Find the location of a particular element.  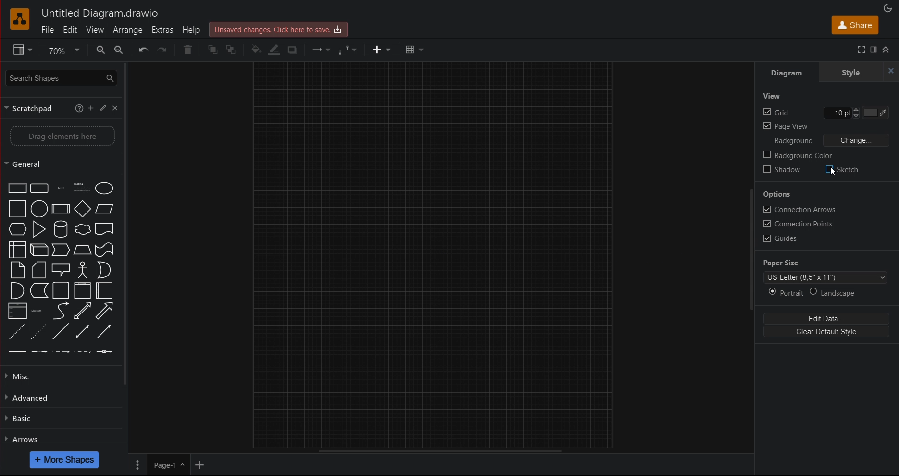

Edit is located at coordinates (72, 31).